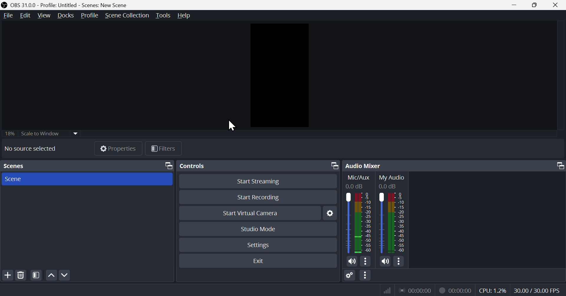 This screenshot has width=566, height=296. I want to click on Down, so click(64, 274).